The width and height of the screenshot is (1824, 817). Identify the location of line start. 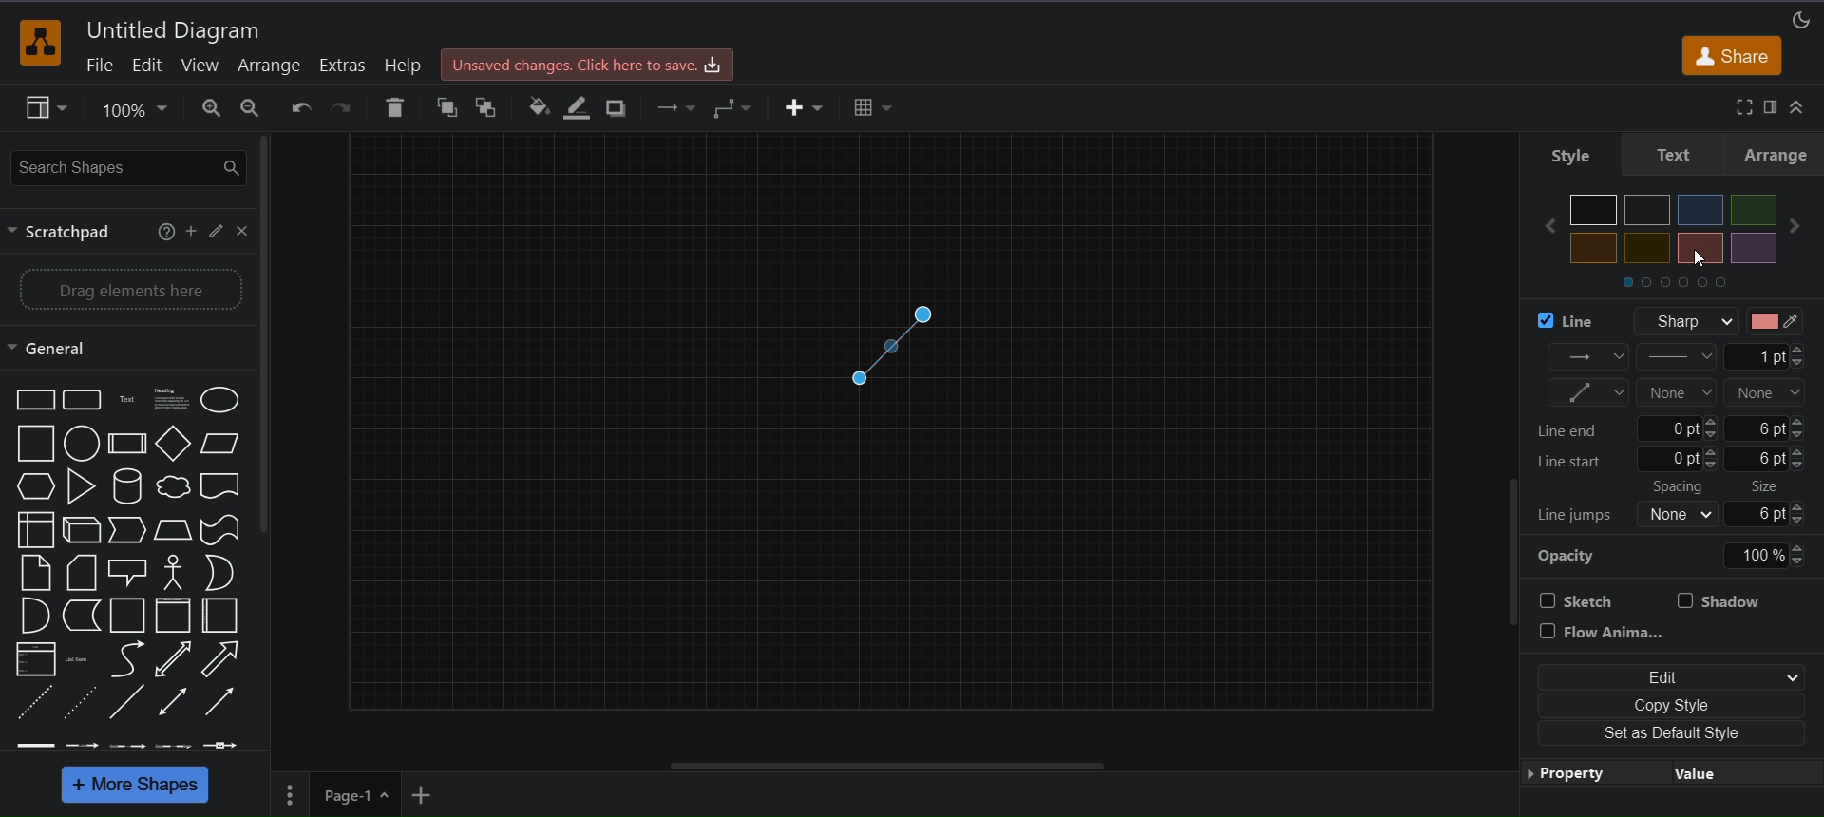
(1681, 393).